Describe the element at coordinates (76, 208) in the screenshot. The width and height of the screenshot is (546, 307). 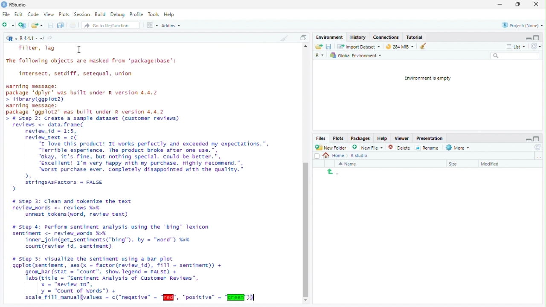
I see `# Step 3: Clean and tokenize the text
review words <- reviews %>%
unnest_tokens (word, review_text)` at that location.